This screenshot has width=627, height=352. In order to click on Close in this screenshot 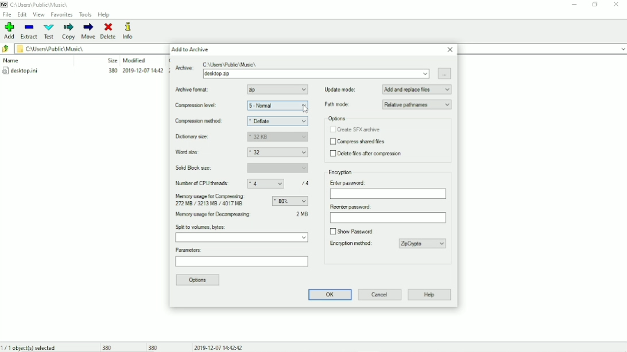, I will do `click(450, 50)`.